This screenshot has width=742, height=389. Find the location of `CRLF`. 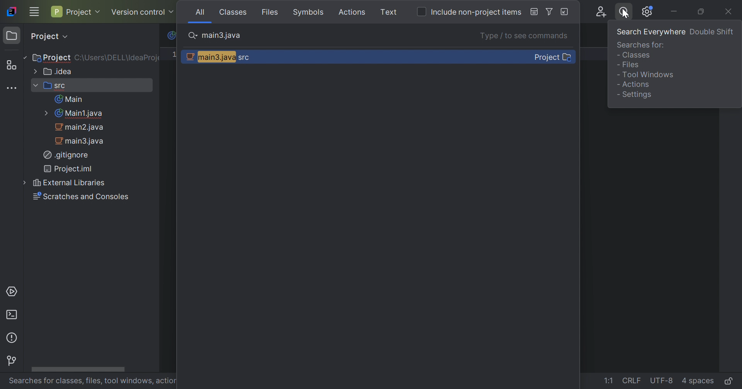

CRLF is located at coordinates (632, 382).